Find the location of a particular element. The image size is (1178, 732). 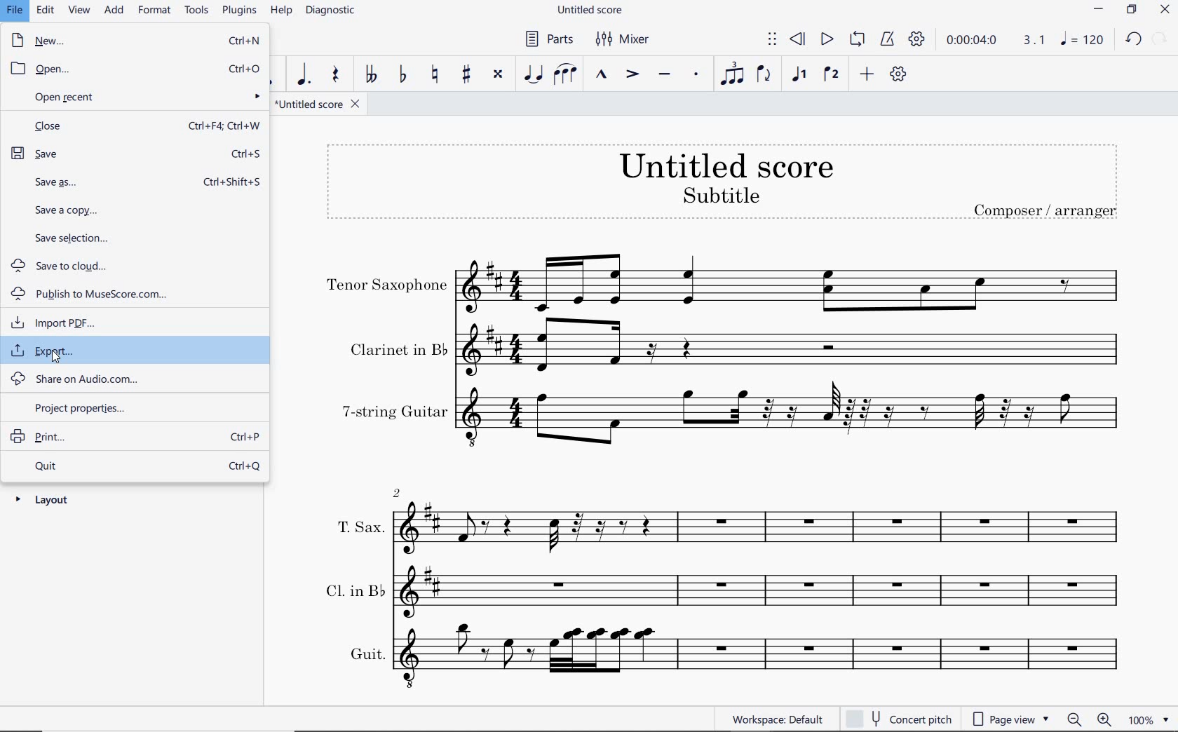

zoom factor is located at coordinates (1147, 717).